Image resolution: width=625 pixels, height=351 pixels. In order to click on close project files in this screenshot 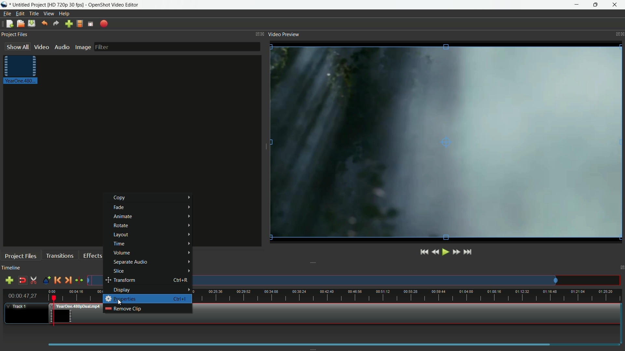, I will do `click(263, 34)`.